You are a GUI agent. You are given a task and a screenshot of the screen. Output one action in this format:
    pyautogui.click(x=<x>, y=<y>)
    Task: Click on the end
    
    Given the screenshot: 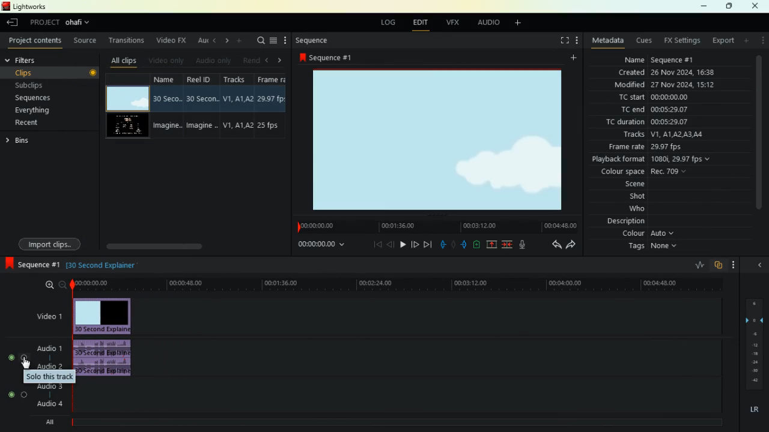 What is the action you would take?
    pyautogui.click(x=427, y=245)
    